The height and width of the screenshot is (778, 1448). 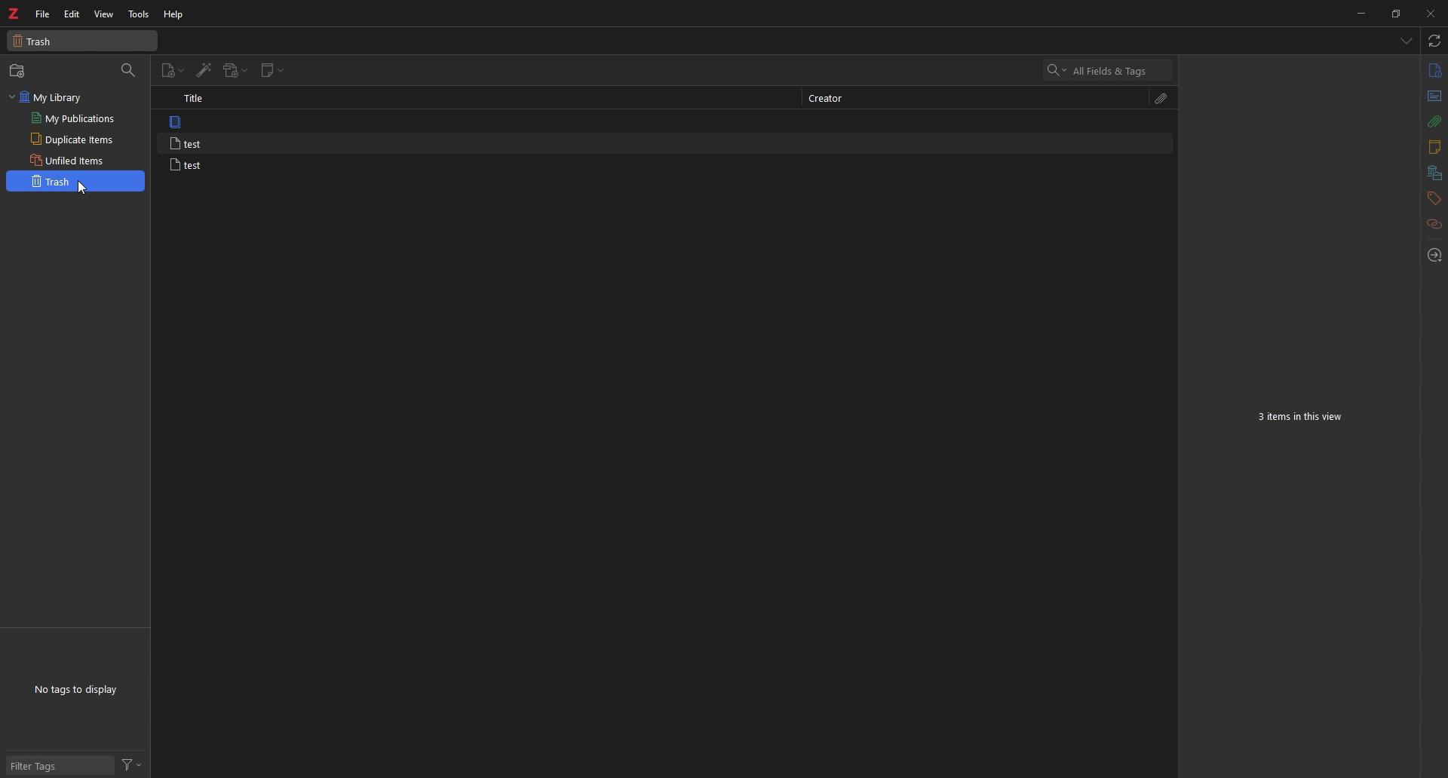 I want to click on sync with zotero.org, so click(x=1434, y=41).